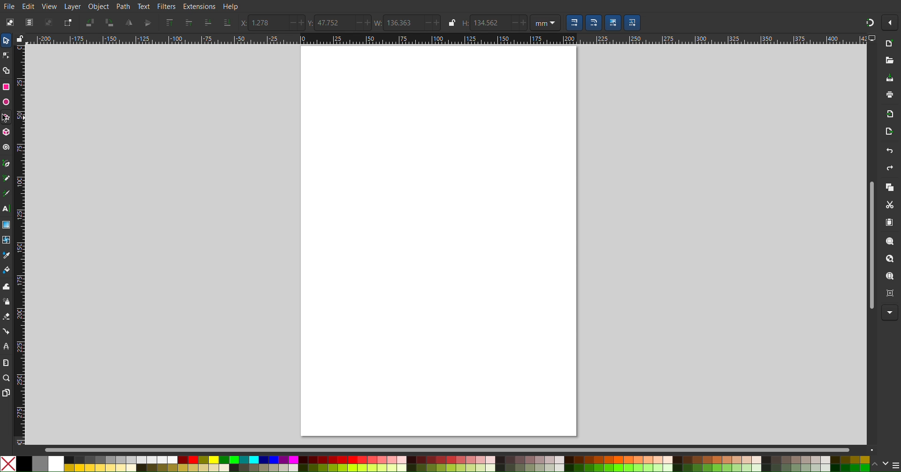 This screenshot has width=901, height=472. Describe the element at coordinates (6, 301) in the screenshot. I see `Spray Tool` at that location.